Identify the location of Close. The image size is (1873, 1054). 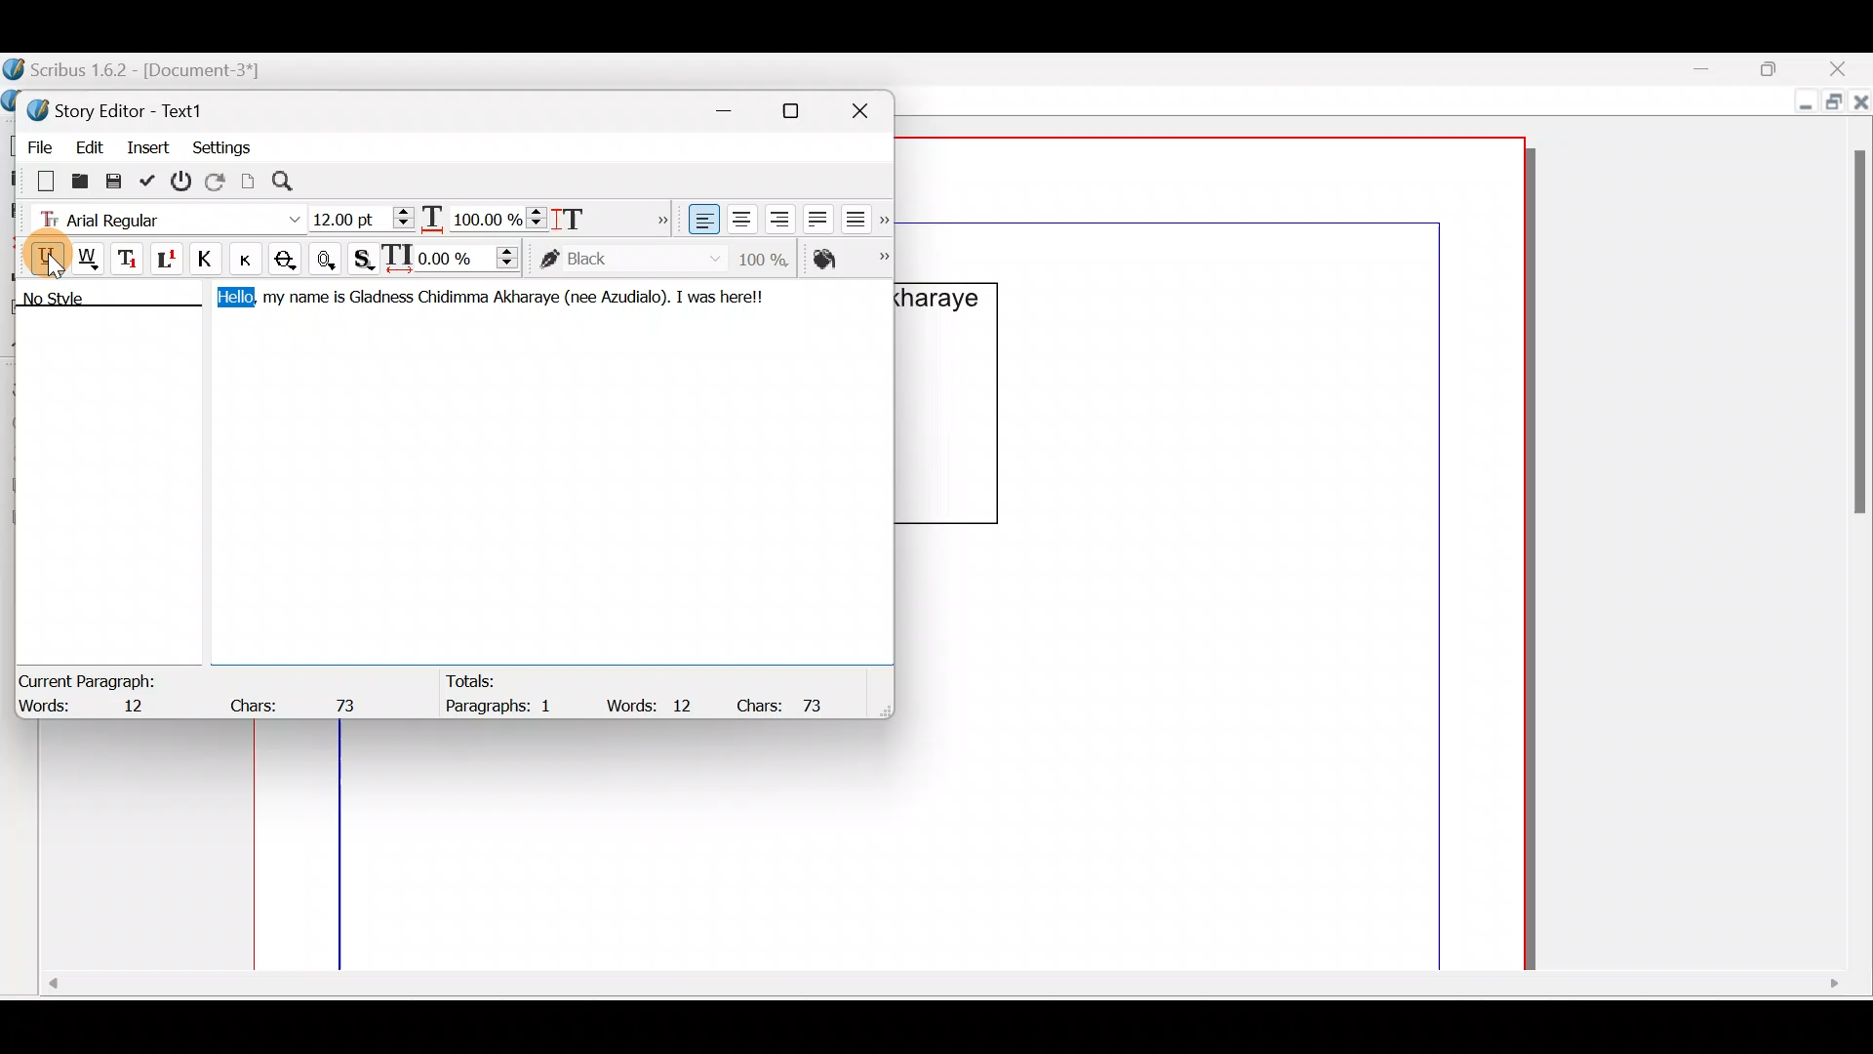
(1844, 68).